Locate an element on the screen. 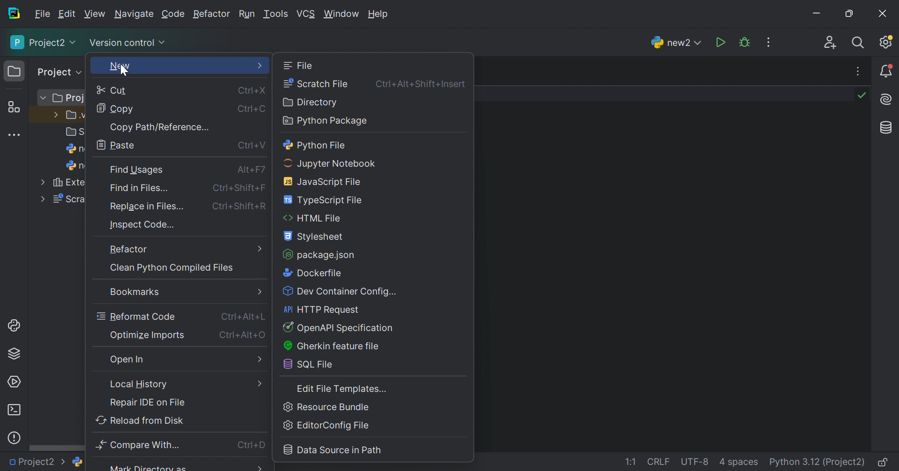 Image resolution: width=899 pixels, height=471 pixels. View is located at coordinates (95, 15).